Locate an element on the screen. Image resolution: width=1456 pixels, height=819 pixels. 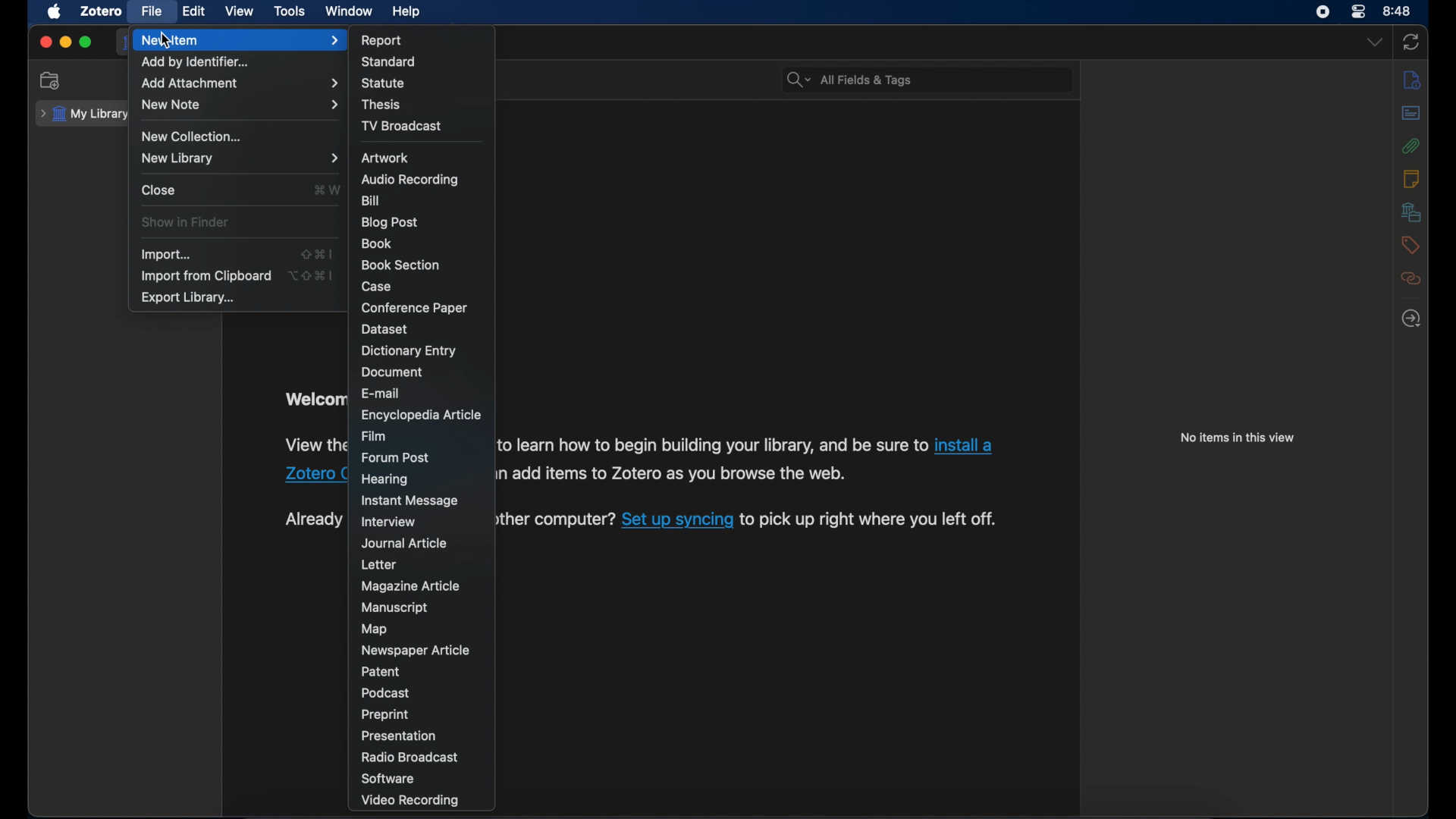
presentation is located at coordinates (399, 736).